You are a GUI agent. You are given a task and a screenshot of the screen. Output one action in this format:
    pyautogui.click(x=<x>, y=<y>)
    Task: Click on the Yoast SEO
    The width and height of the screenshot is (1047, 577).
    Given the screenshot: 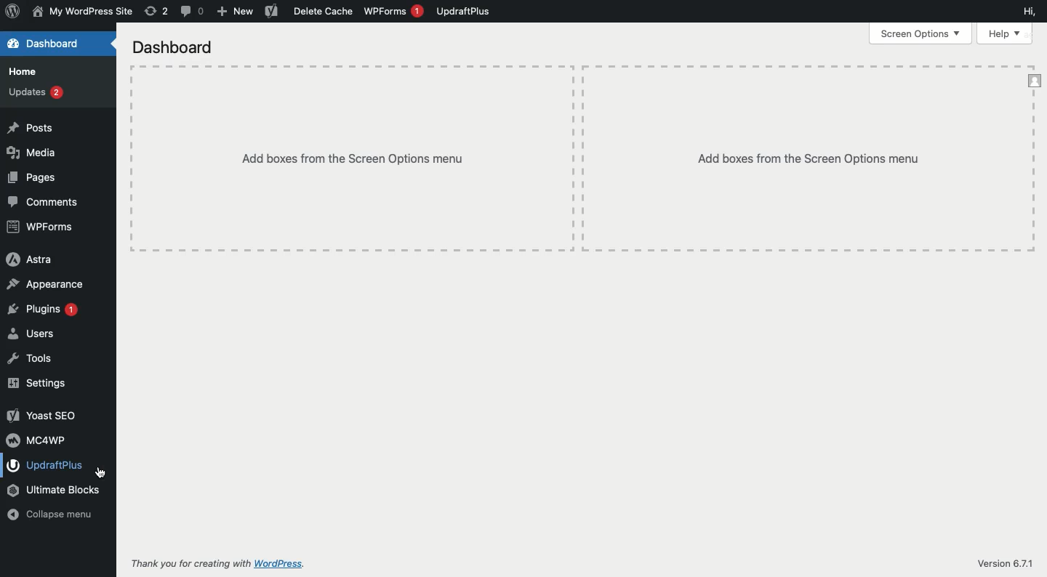 What is the action you would take?
    pyautogui.click(x=41, y=416)
    